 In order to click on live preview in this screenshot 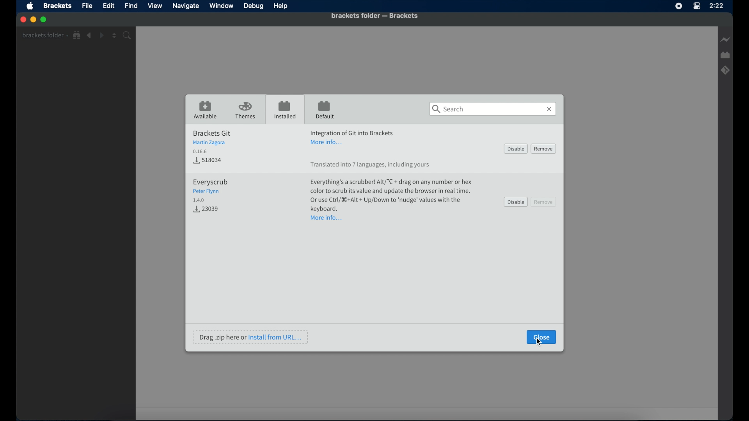, I will do `click(724, 39)`.